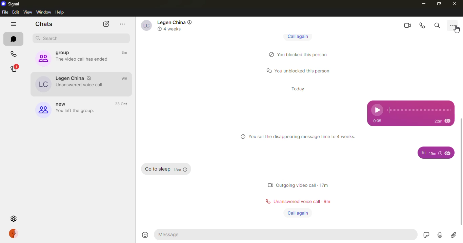 The image size is (463, 243). Describe the element at coordinates (124, 77) in the screenshot. I see `time` at that location.